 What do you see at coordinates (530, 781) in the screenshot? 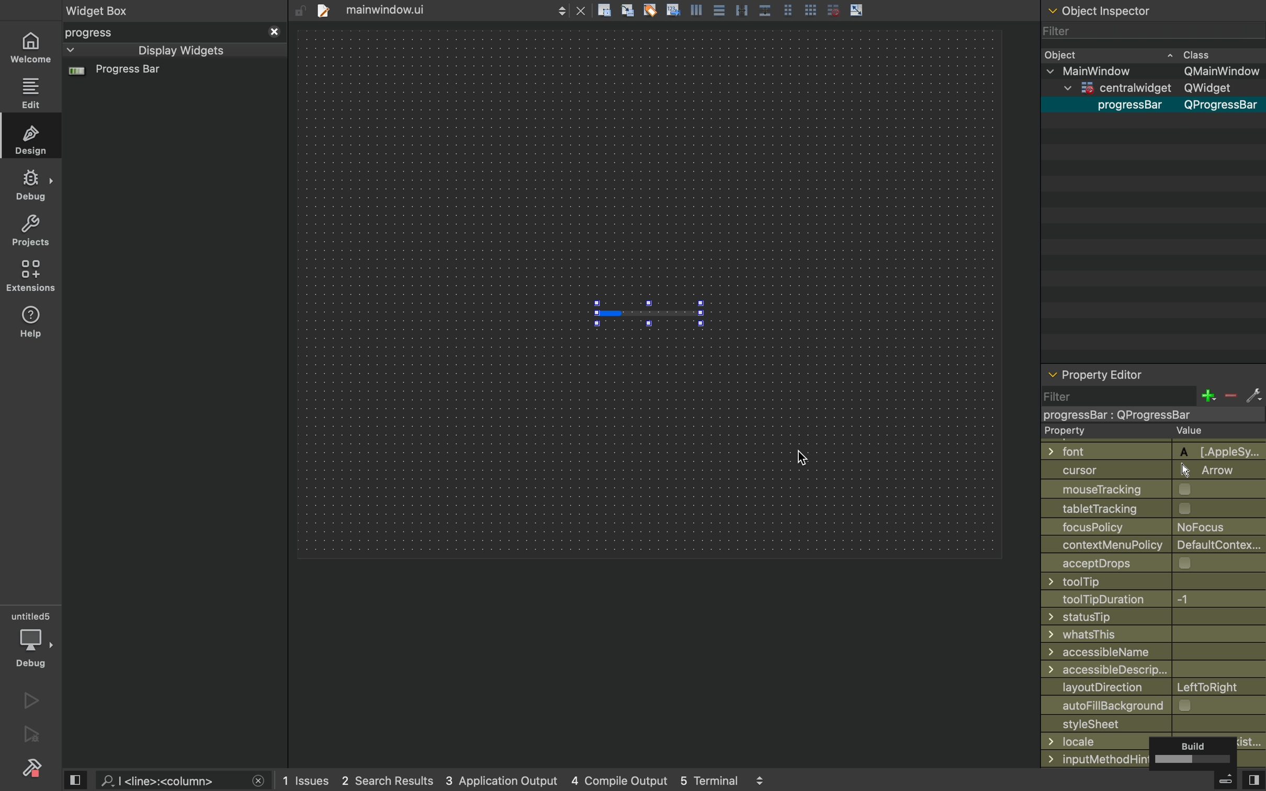
I see `logs` at bounding box center [530, 781].